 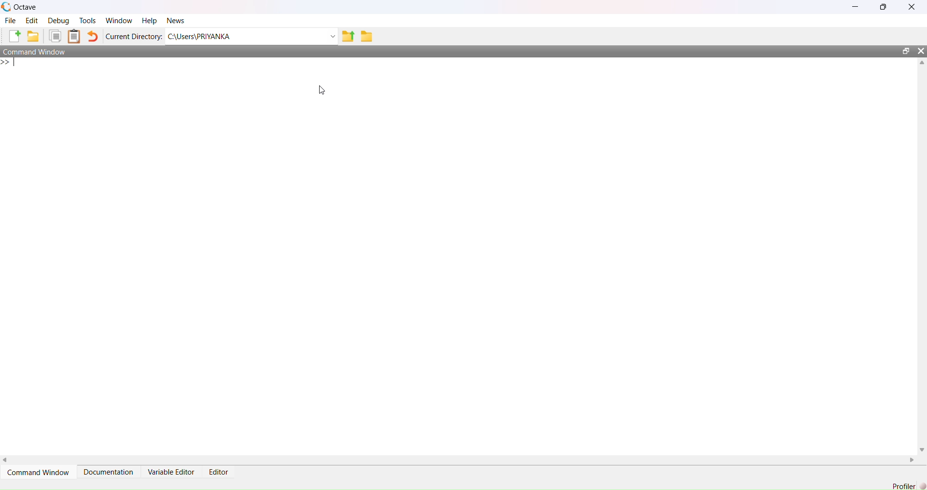 What do you see at coordinates (919, 52) in the screenshot?
I see `Close` at bounding box center [919, 52].